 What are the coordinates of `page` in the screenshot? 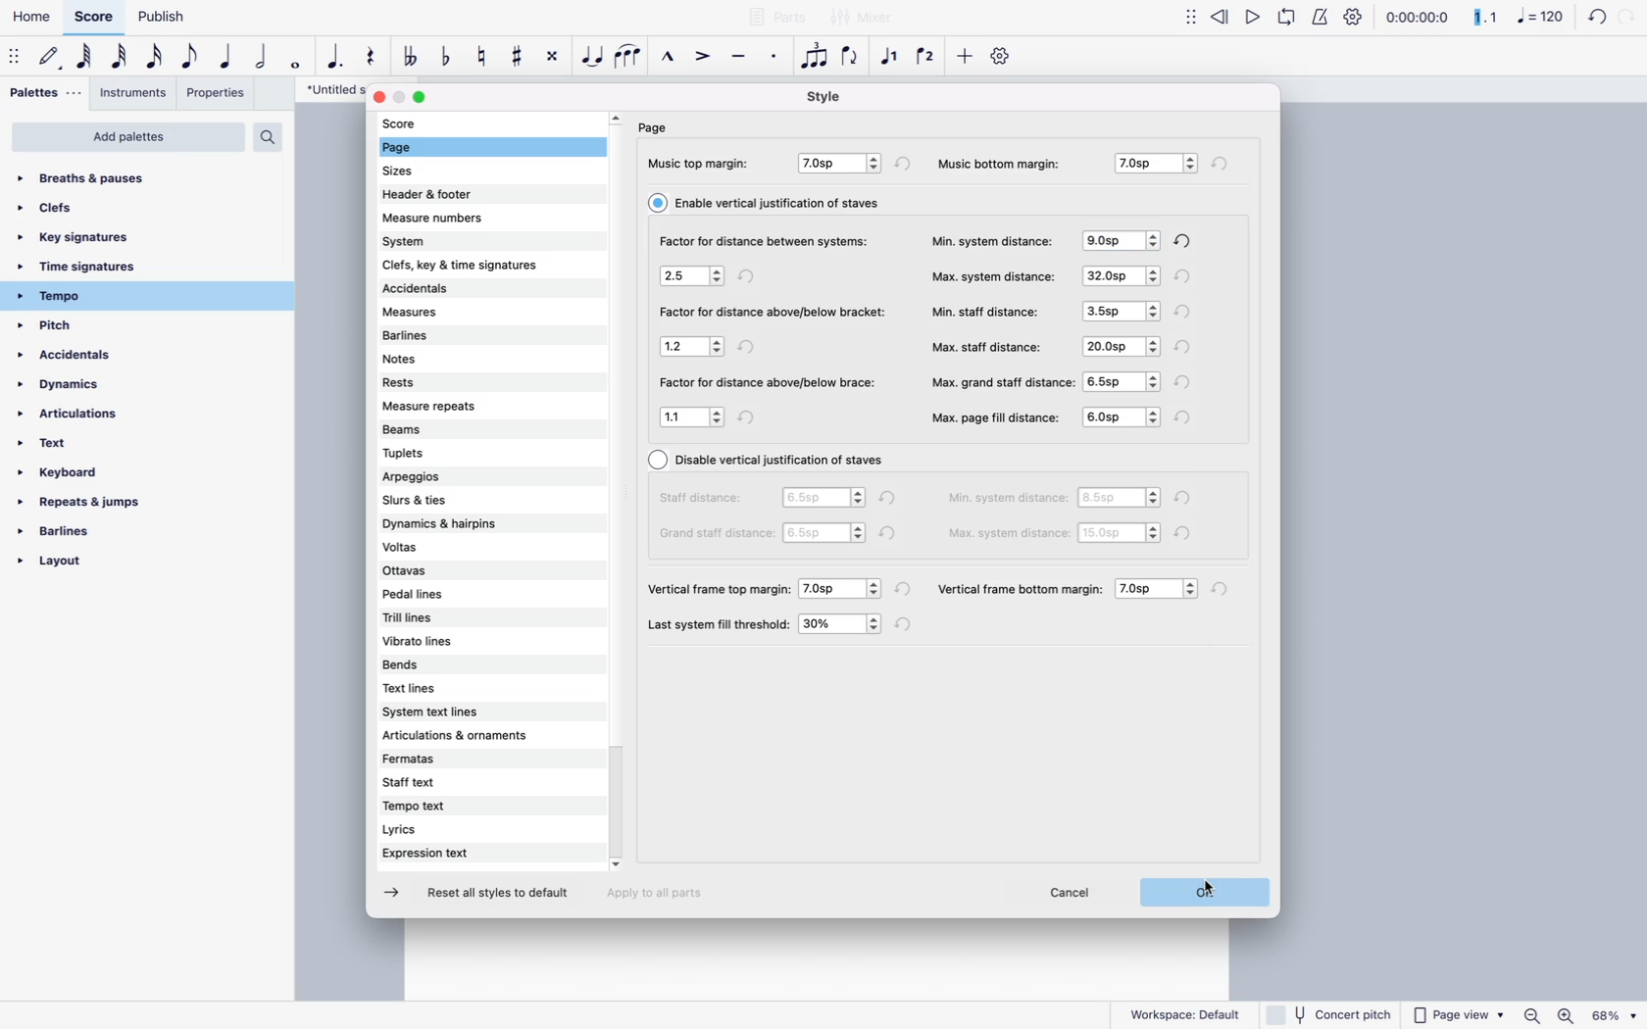 It's located at (424, 149).